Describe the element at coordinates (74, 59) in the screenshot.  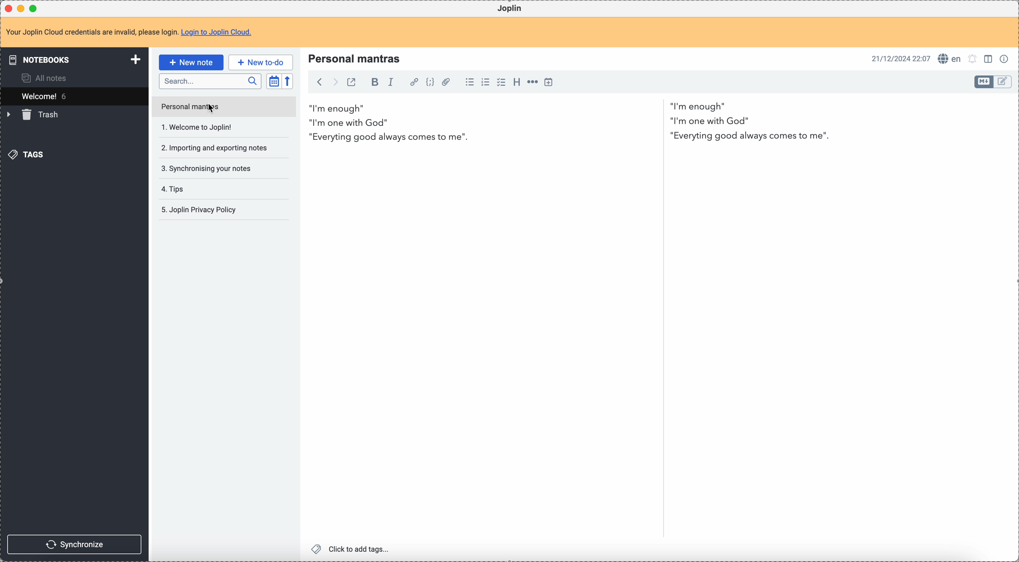
I see `notebooks` at that location.